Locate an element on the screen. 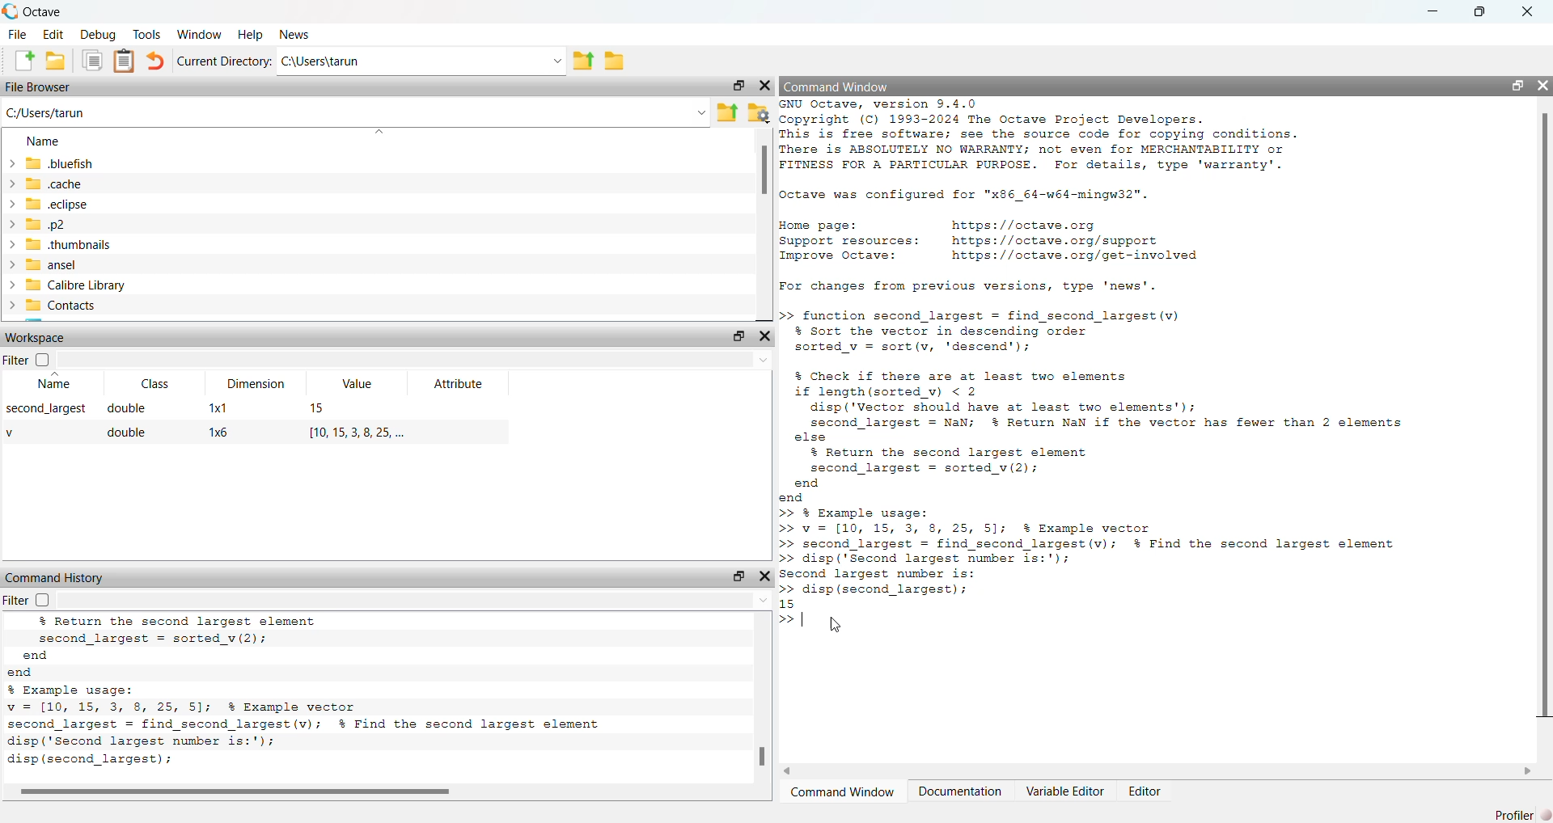  .cache is located at coordinates (70, 184).